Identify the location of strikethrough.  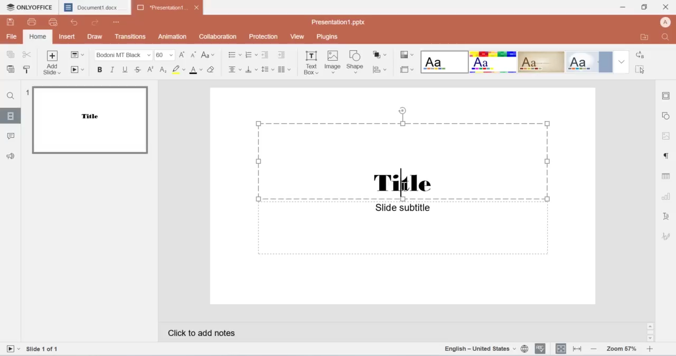
(138, 69).